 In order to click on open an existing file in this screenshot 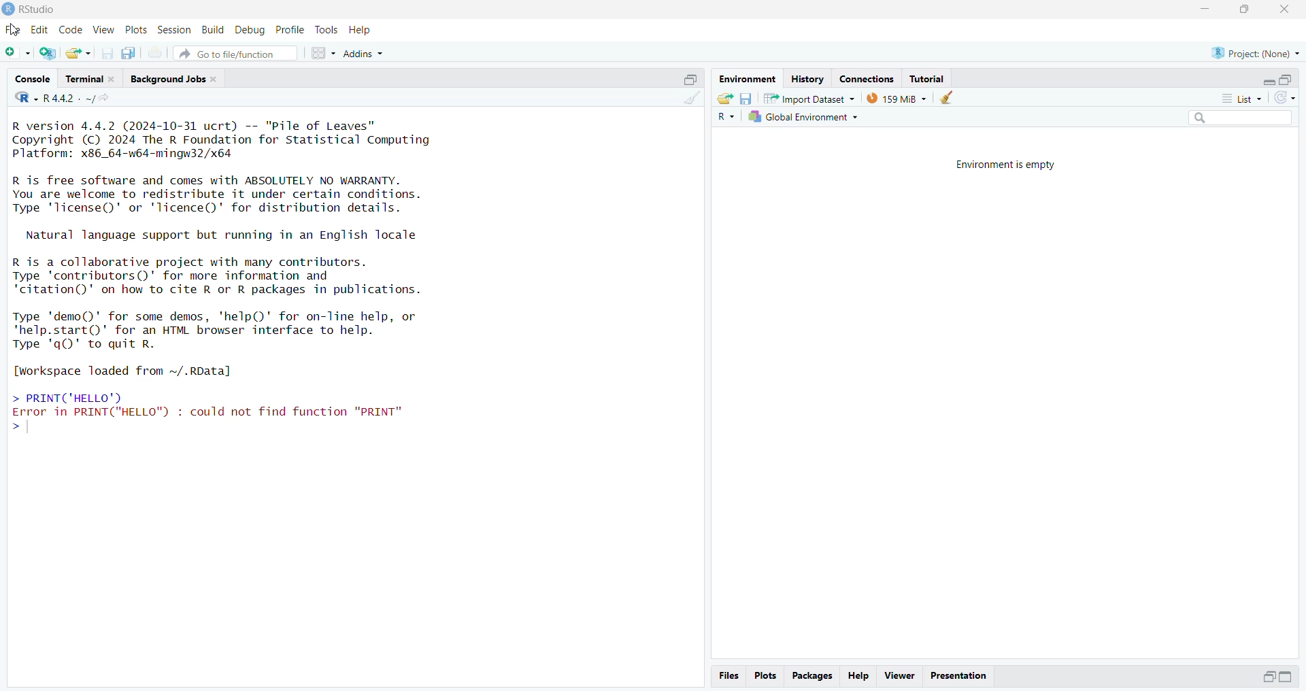, I will do `click(79, 53)`.